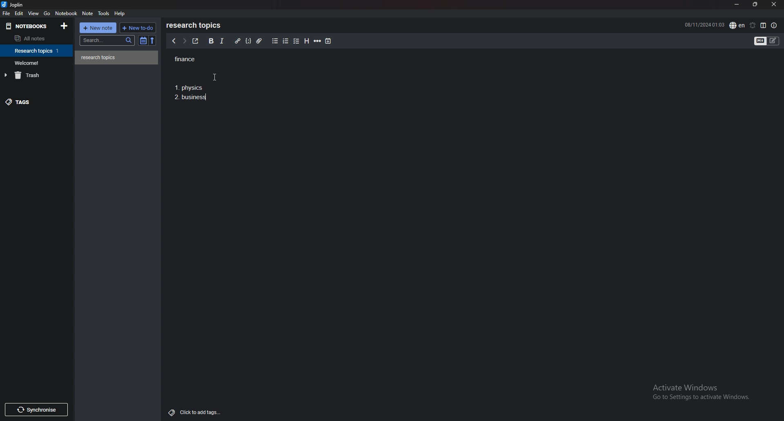 The height and width of the screenshot is (421, 784). What do you see at coordinates (736, 5) in the screenshot?
I see `minimize` at bounding box center [736, 5].